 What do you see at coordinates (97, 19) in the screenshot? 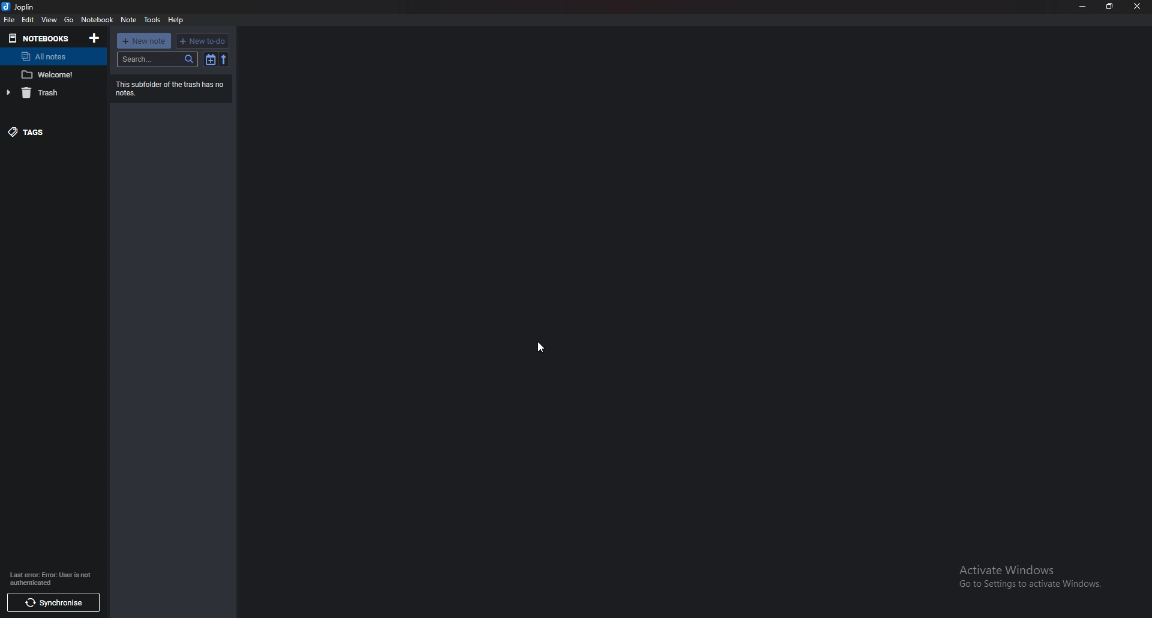
I see `Notebook` at bounding box center [97, 19].